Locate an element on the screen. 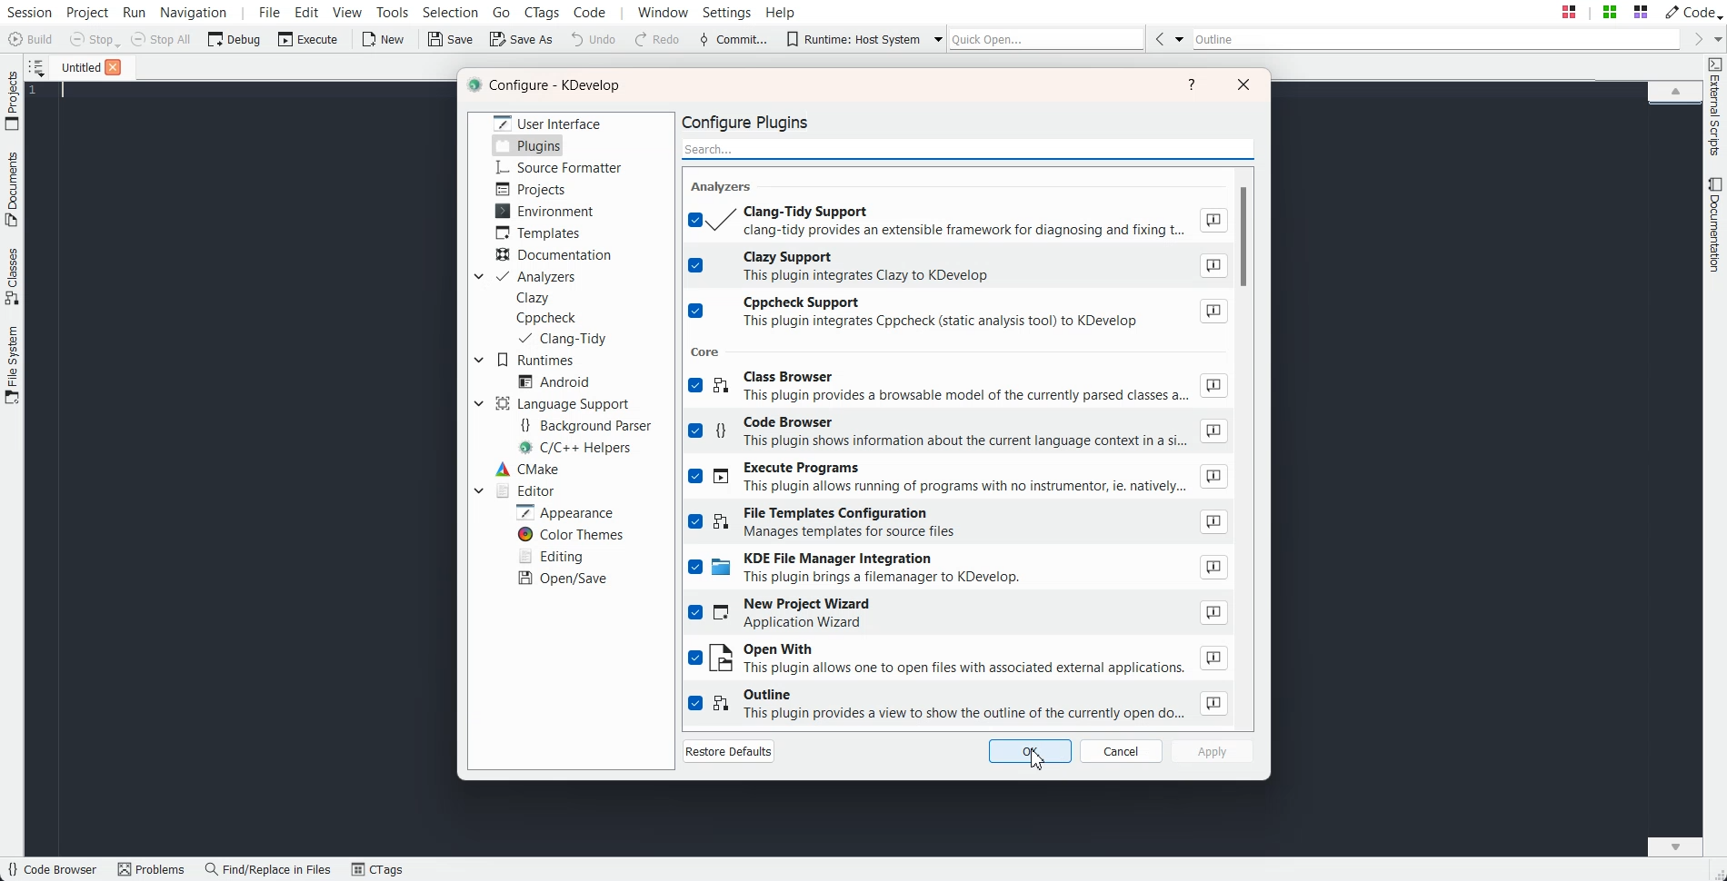 The image size is (1727, 881). Help is located at coordinates (781, 11).